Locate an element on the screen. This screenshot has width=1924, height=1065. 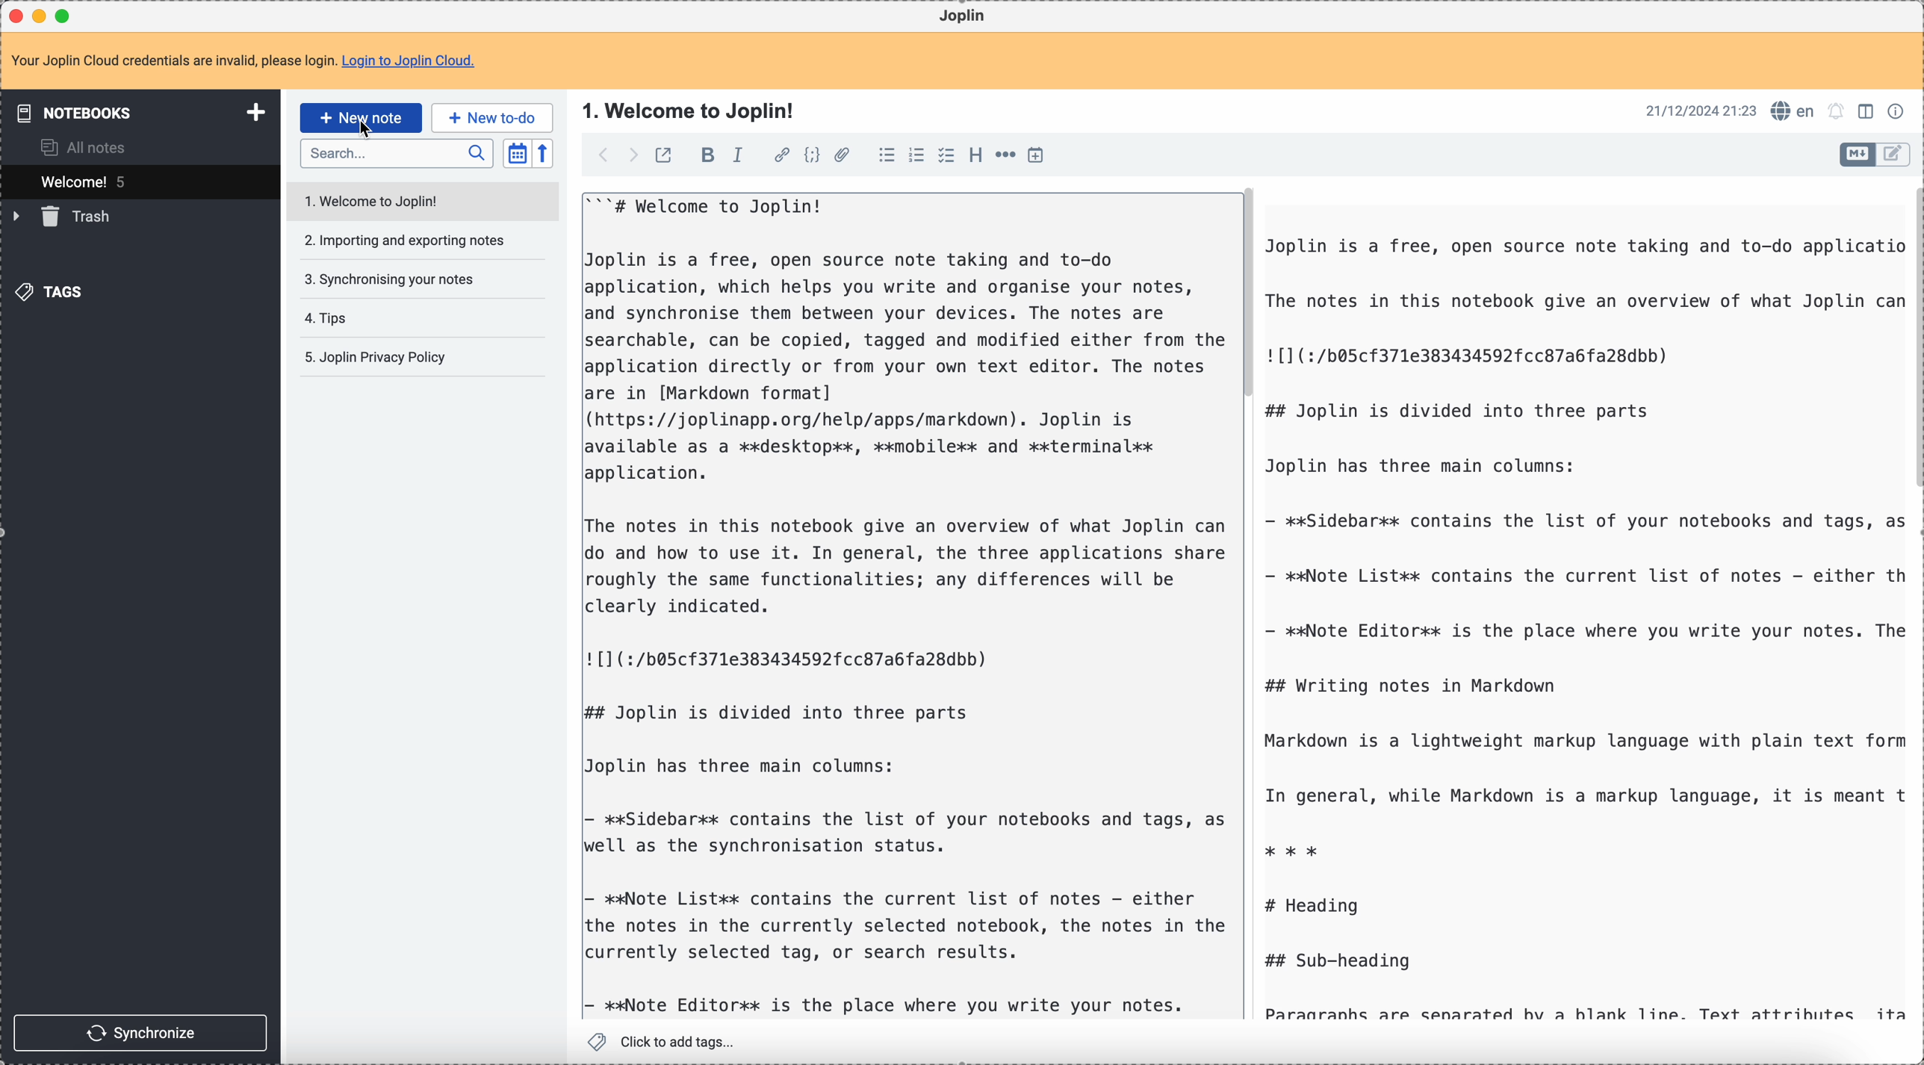
close Joplin is located at coordinates (14, 16).